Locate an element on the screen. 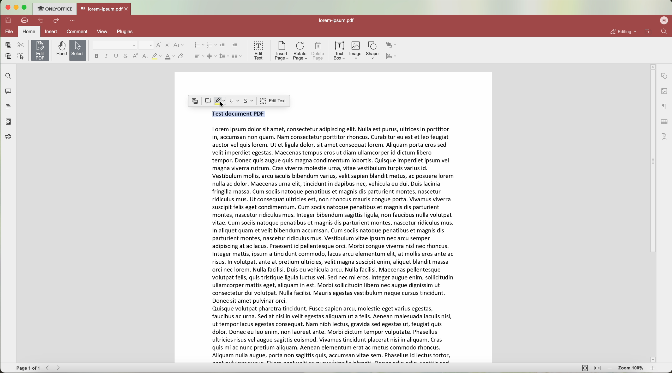 The height and width of the screenshot is (373, 672). font type is located at coordinates (115, 45).